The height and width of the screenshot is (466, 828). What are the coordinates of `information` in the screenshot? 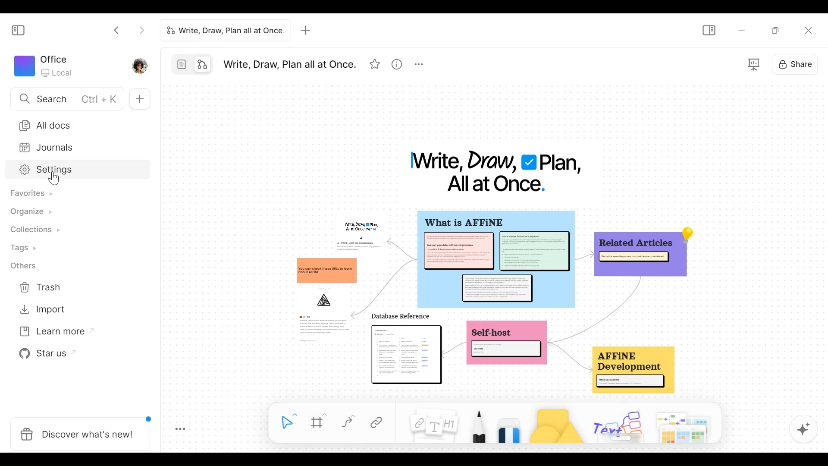 It's located at (498, 303).